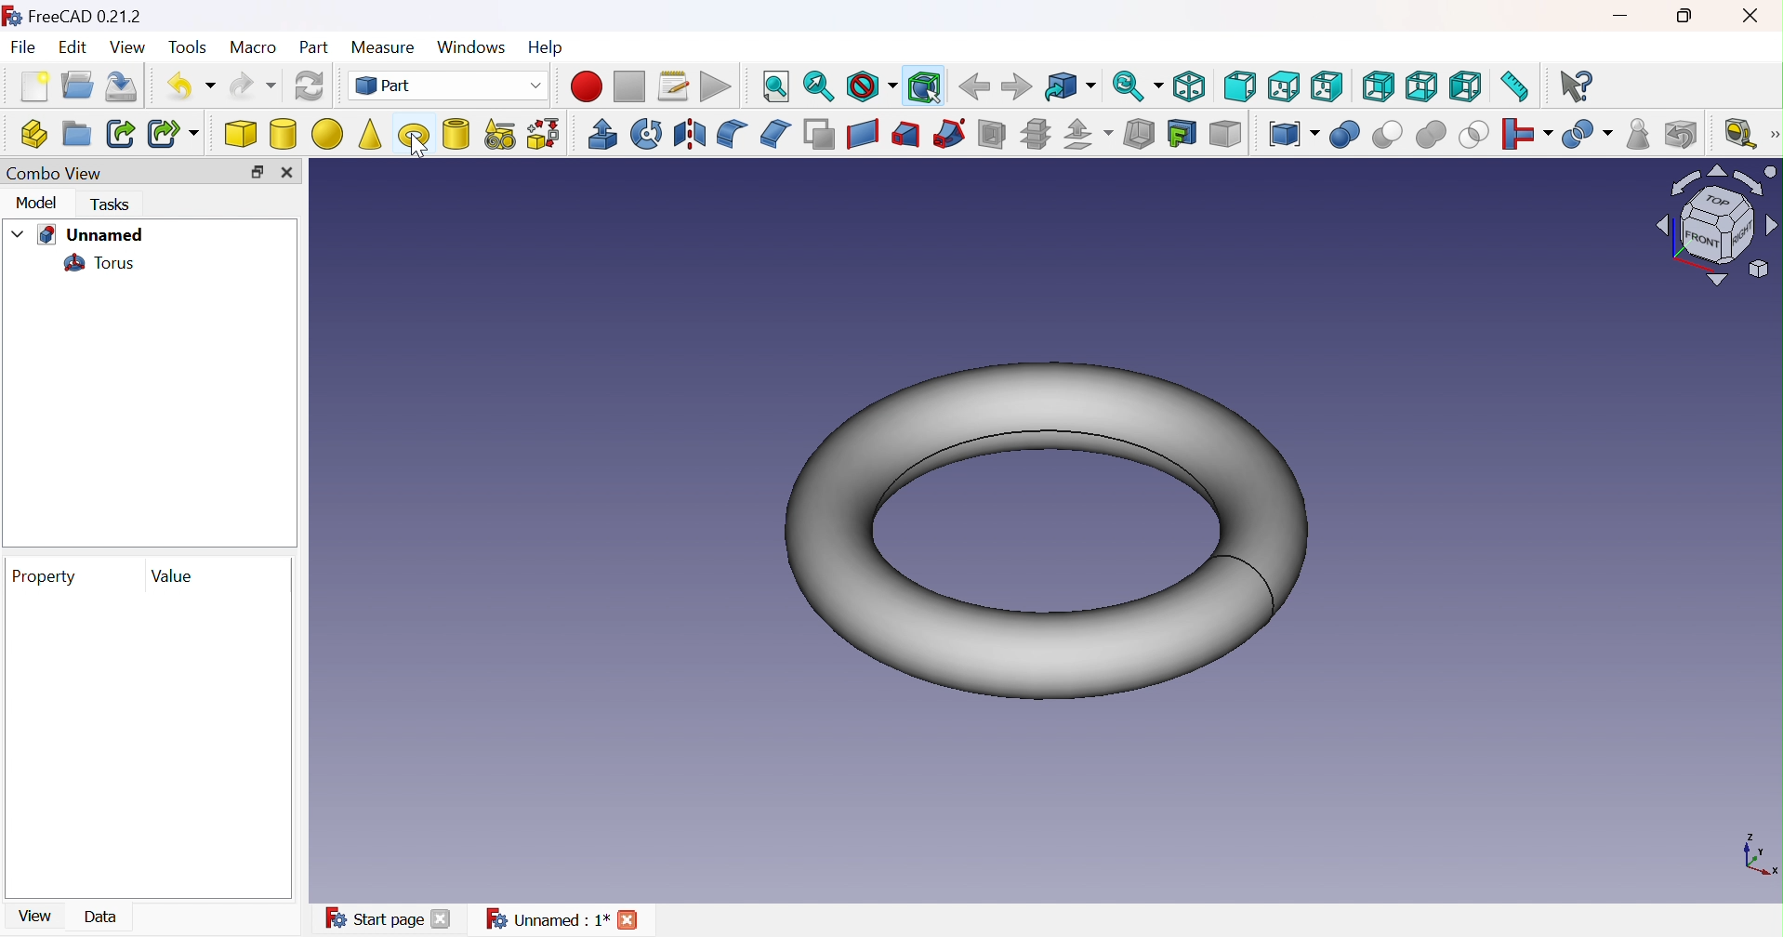 The image size is (1783, 937). What do you see at coordinates (74, 49) in the screenshot?
I see `Edit` at bounding box center [74, 49].